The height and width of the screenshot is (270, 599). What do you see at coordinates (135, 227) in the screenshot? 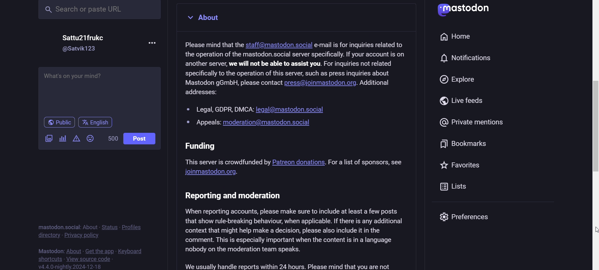
I see `profiles` at bounding box center [135, 227].